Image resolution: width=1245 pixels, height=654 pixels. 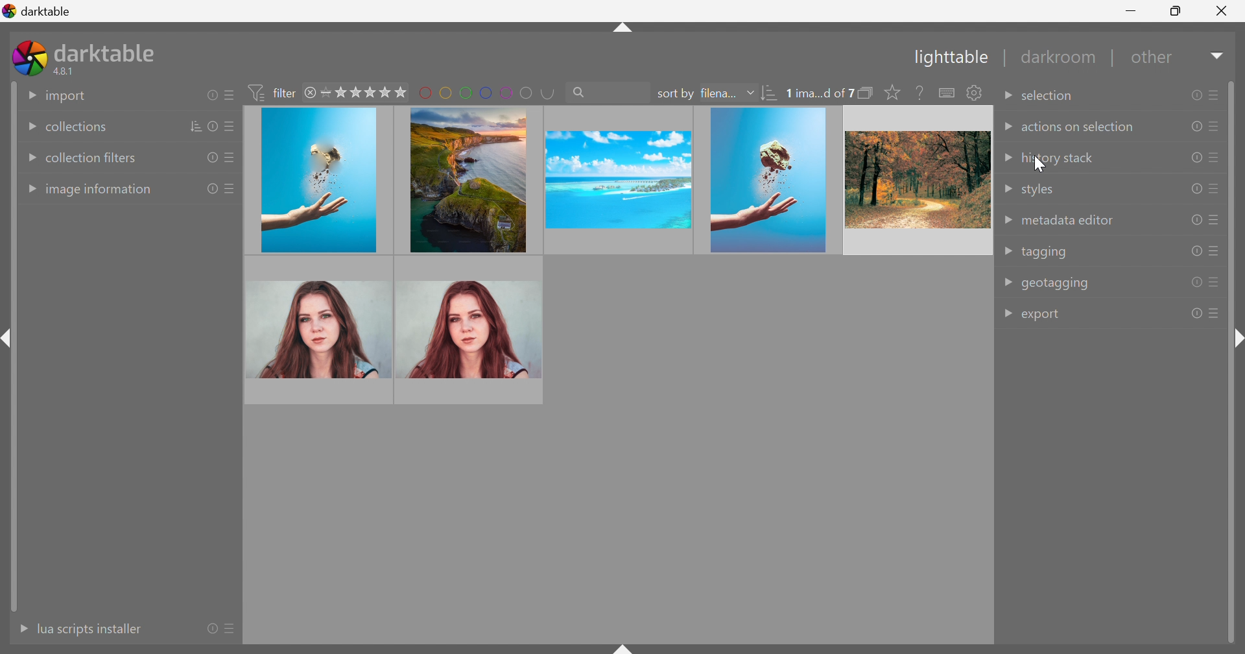 What do you see at coordinates (1133, 10) in the screenshot?
I see `Minimize` at bounding box center [1133, 10].